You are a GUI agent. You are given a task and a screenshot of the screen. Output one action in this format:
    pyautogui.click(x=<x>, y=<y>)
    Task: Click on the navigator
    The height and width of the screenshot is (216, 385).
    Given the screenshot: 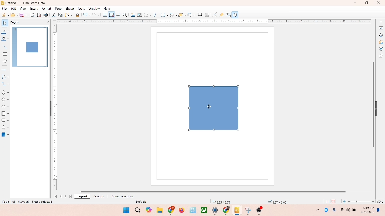 What is the action you would take?
    pyautogui.click(x=381, y=49)
    